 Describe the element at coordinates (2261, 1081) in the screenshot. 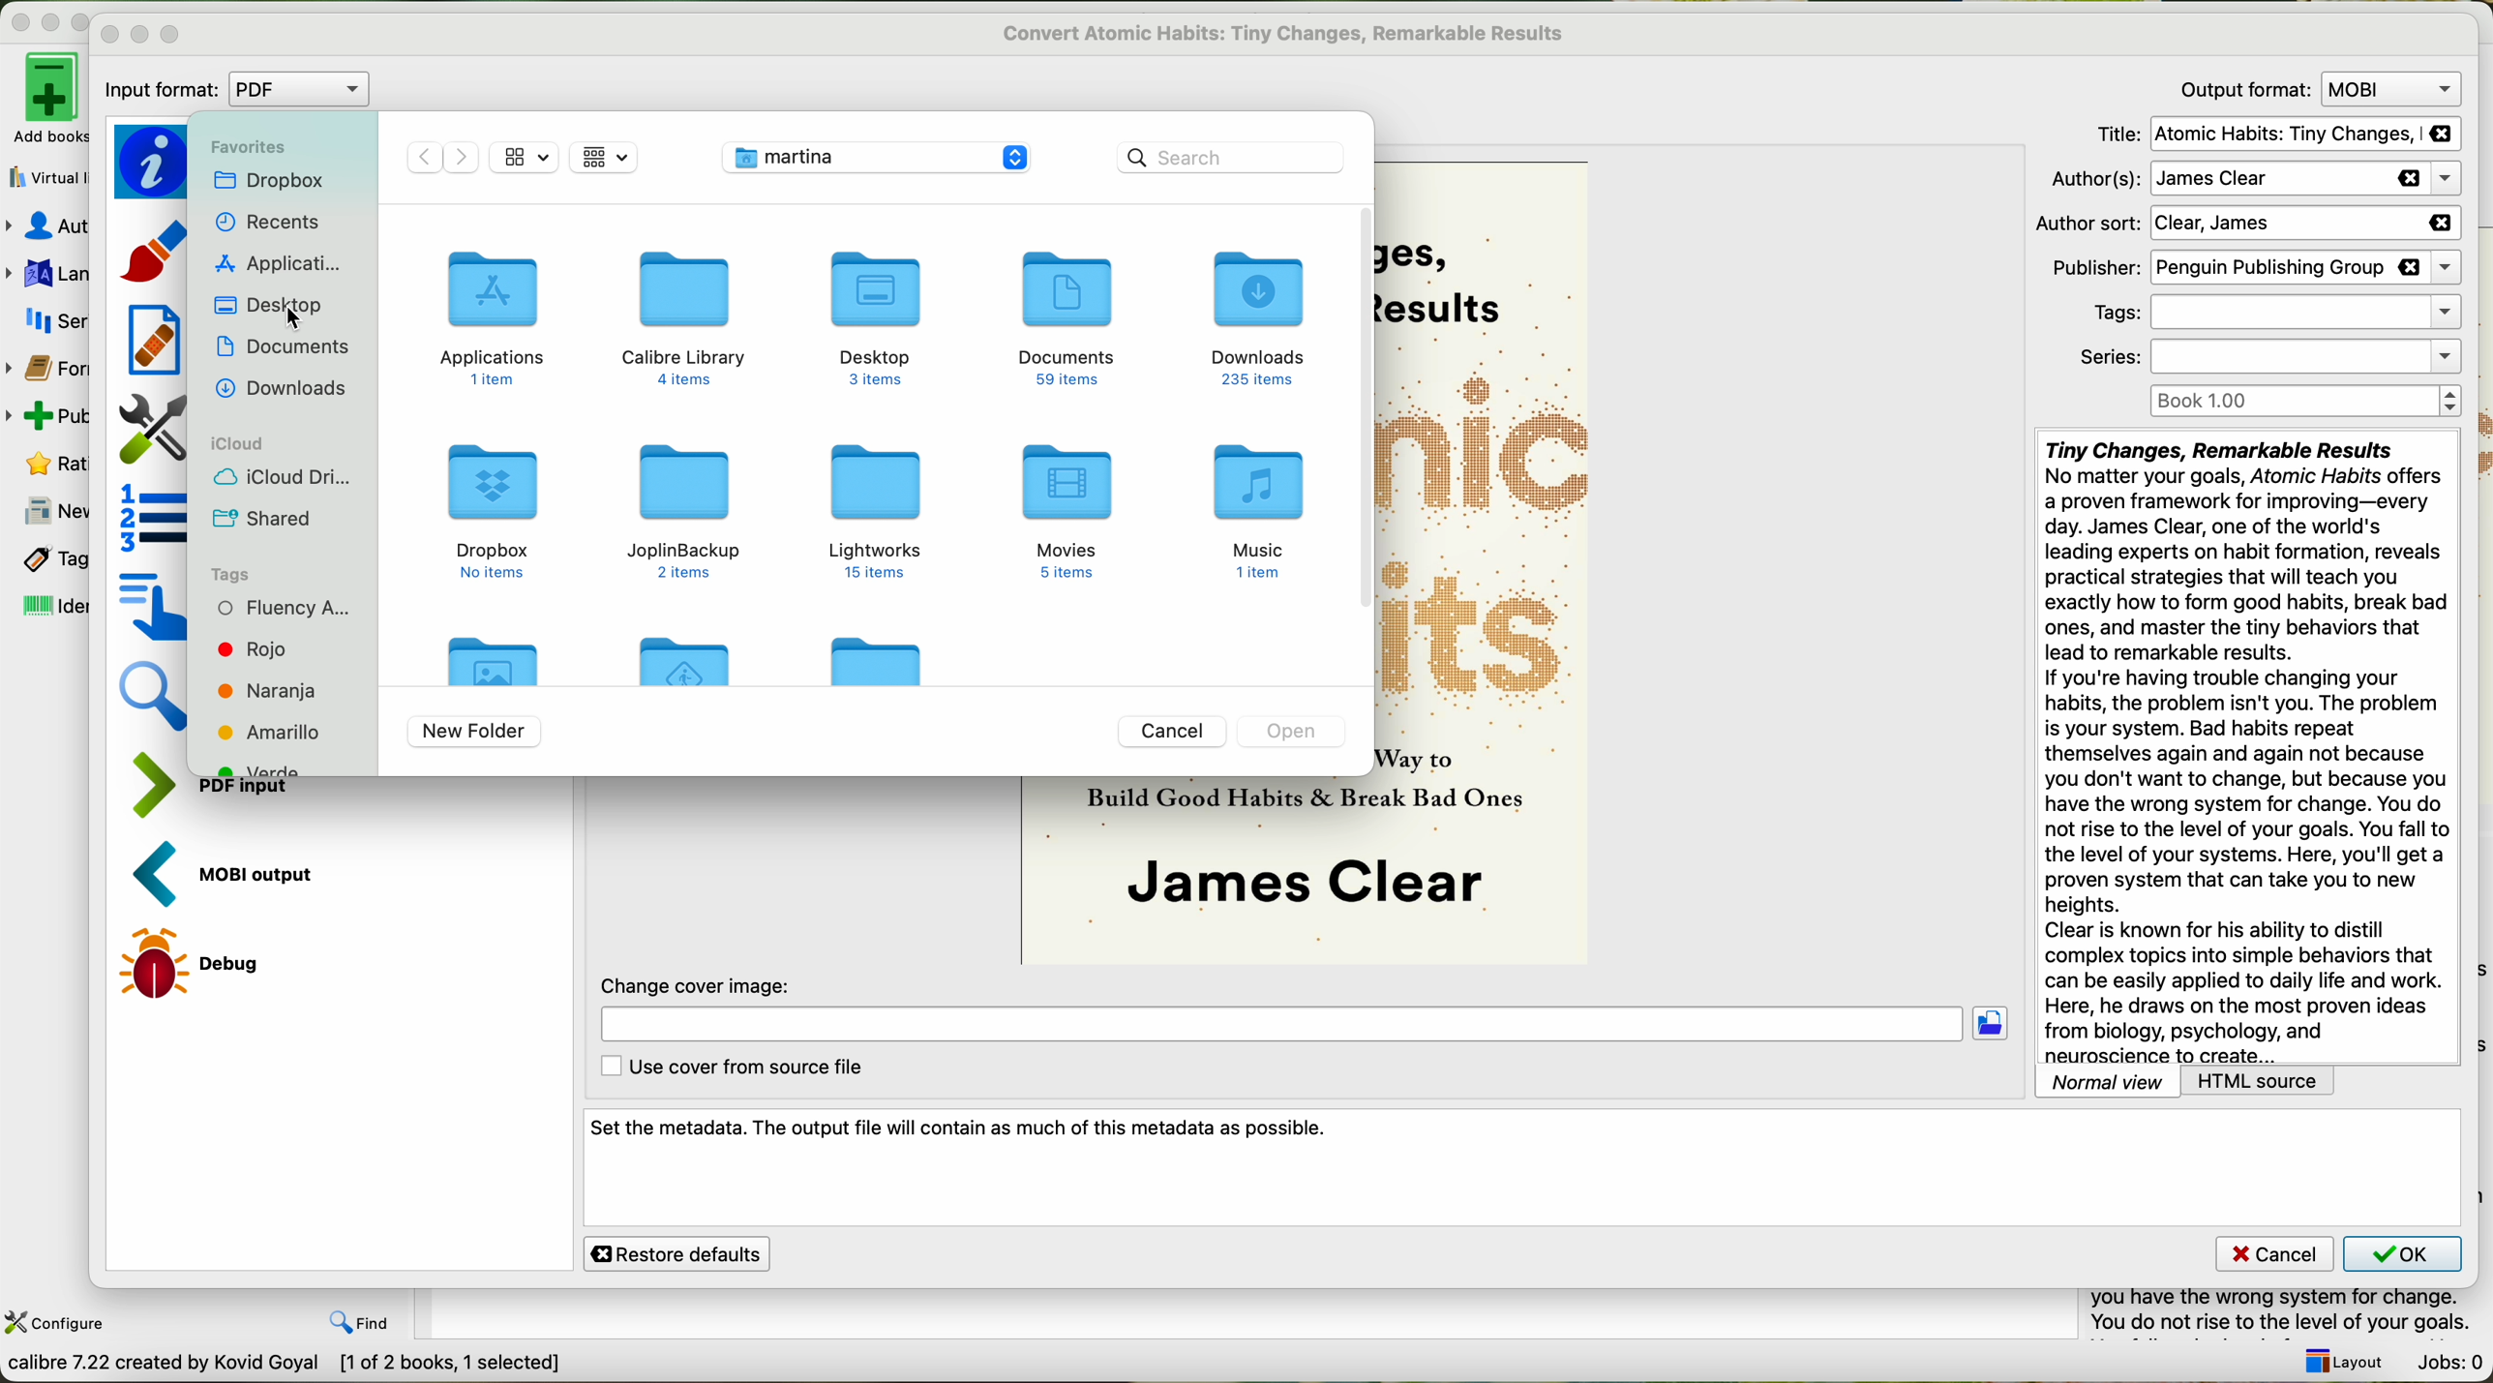

I see `HTML source` at that location.